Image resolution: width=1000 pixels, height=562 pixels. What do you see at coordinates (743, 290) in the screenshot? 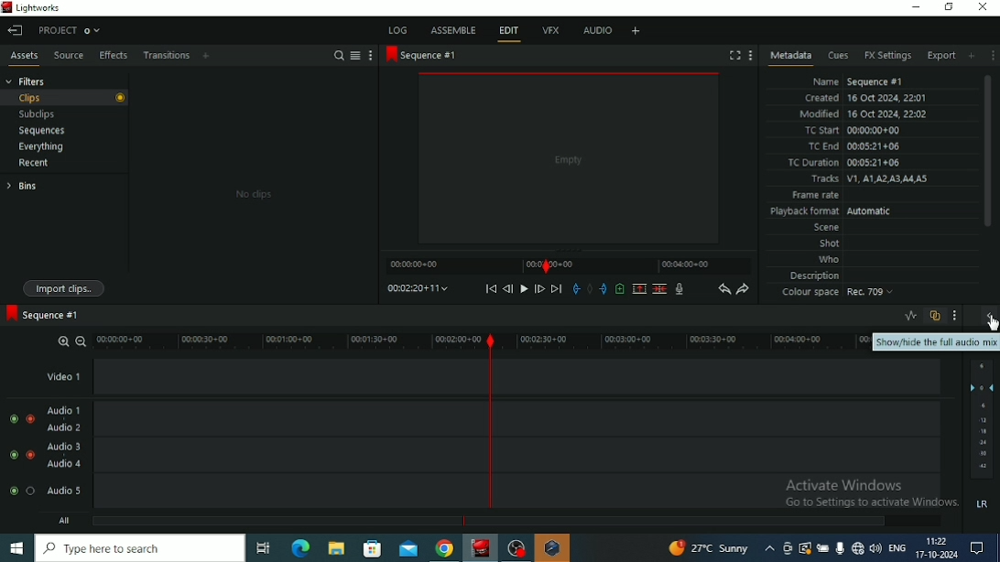
I see `Redo` at bounding box center [743, 290].